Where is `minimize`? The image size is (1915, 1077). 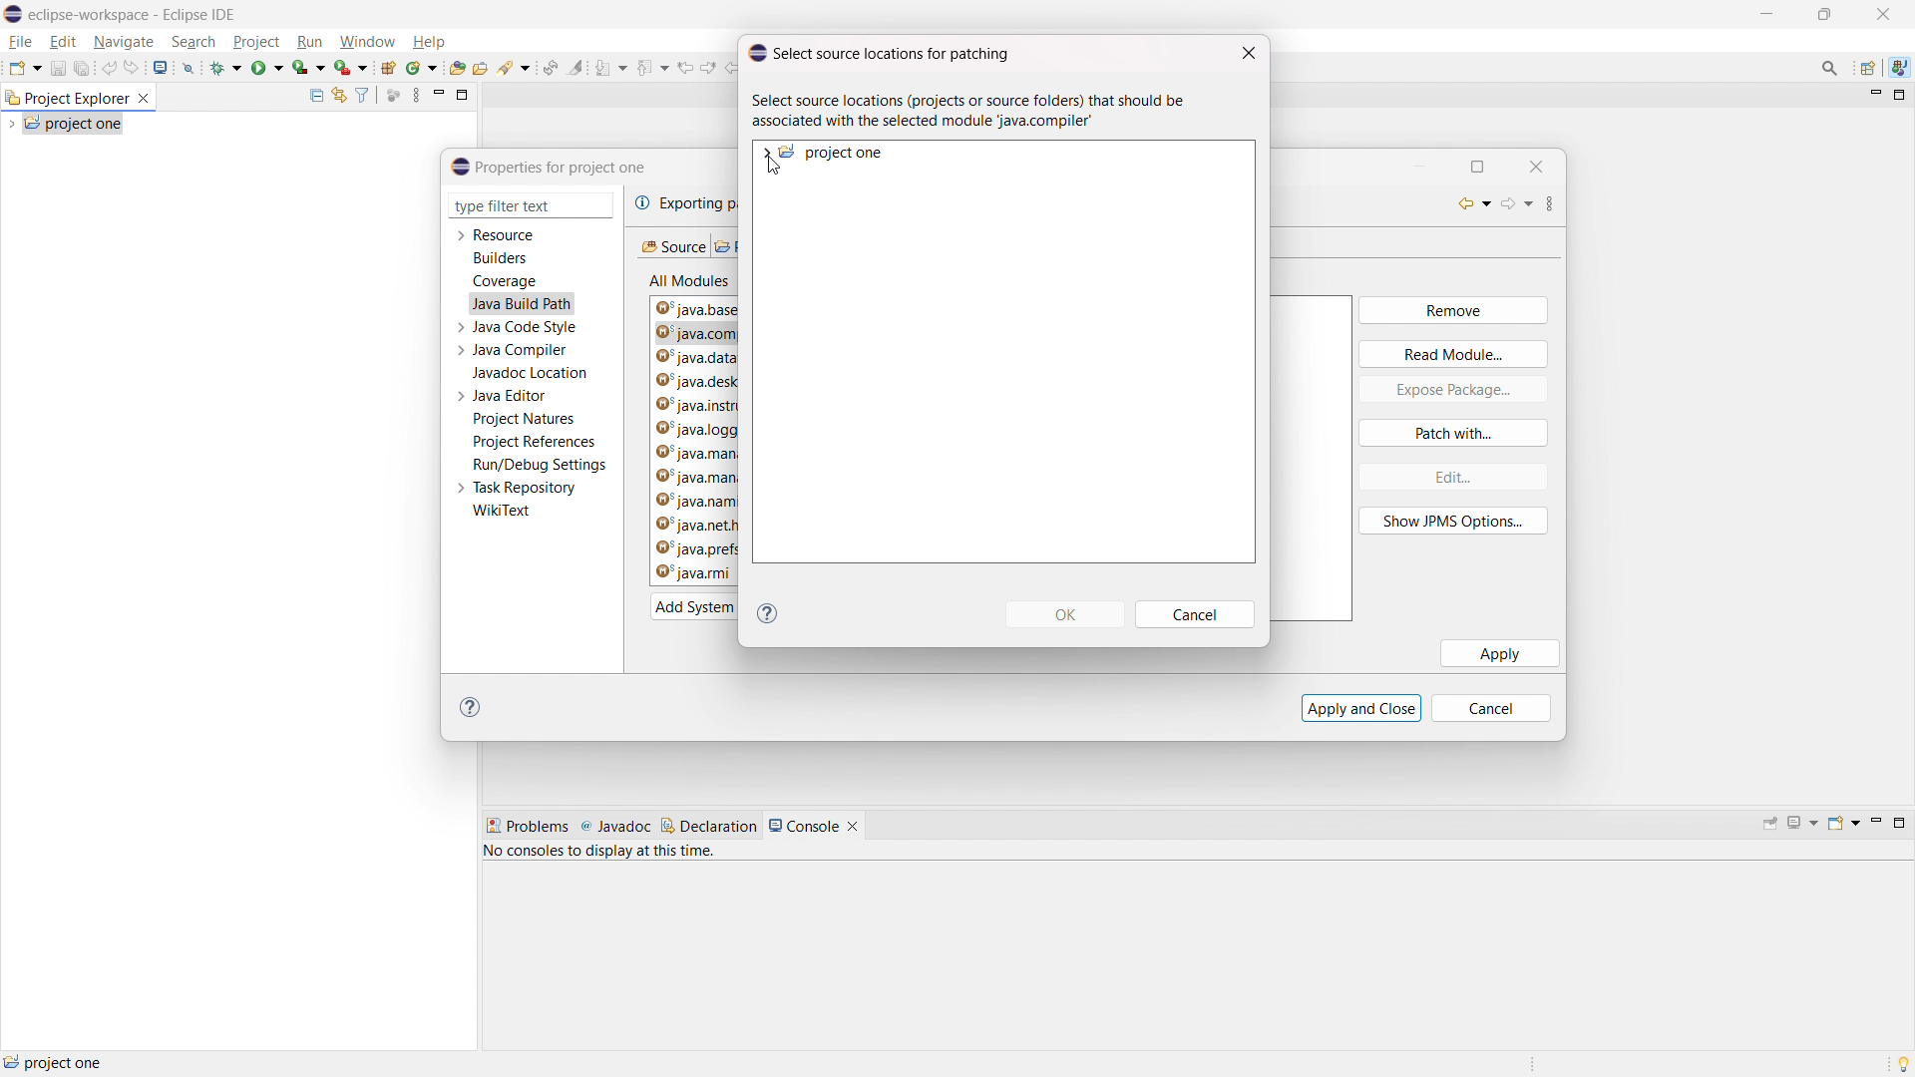
minimize is located at coordinates (1825, 15).